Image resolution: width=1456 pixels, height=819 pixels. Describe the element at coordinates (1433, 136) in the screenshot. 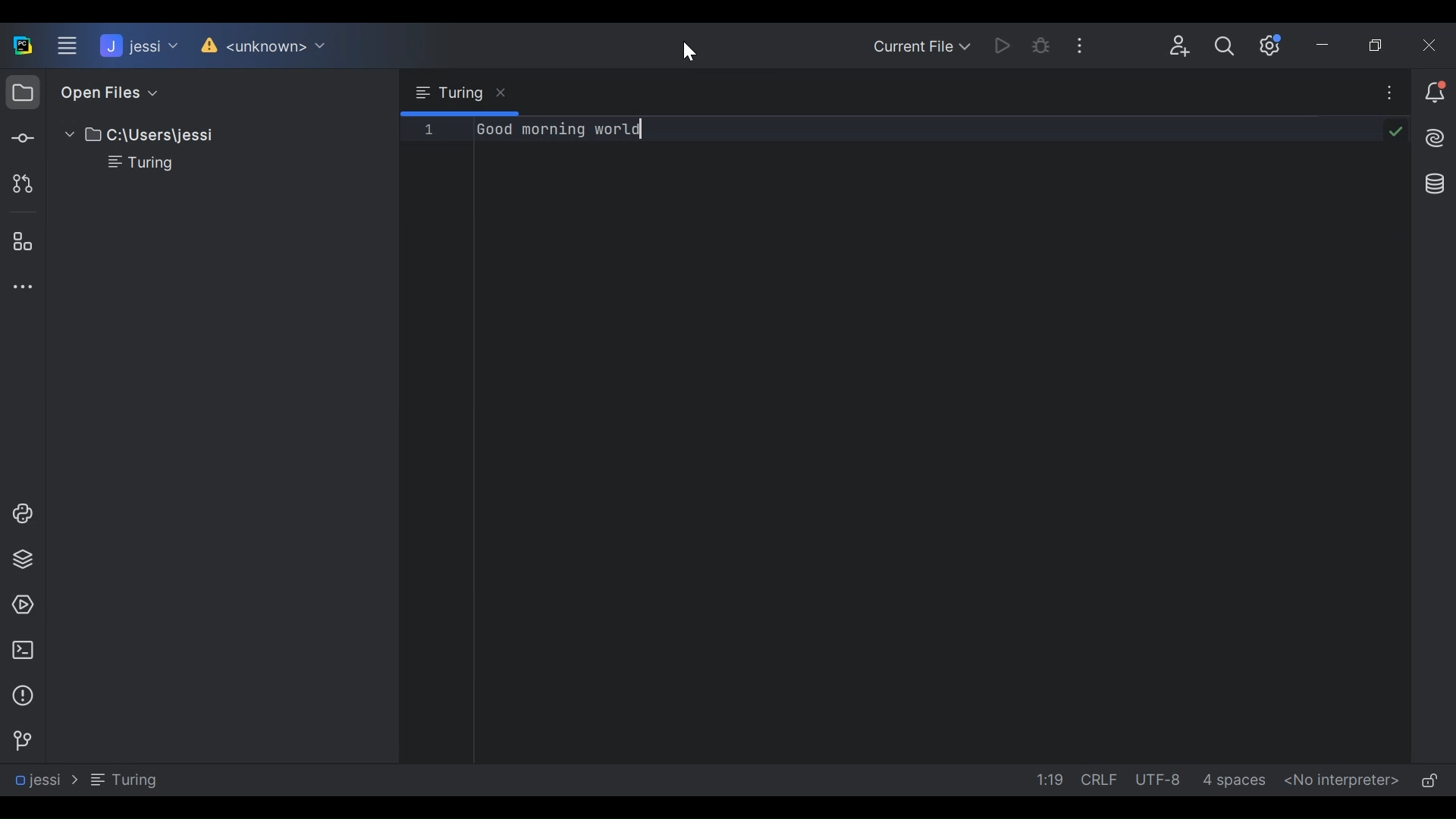

I see `AI Assistant` at that location.